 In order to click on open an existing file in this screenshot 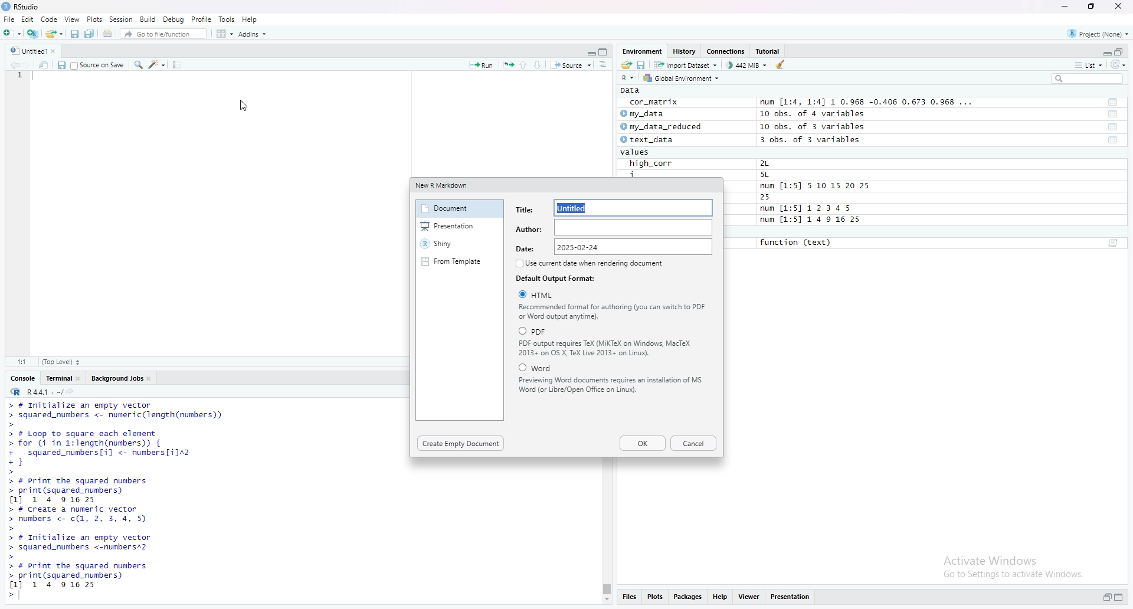, I will do `click(53, 34)`.